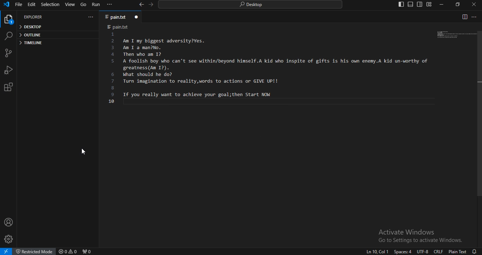  I want to click on search, so click(252, 5).